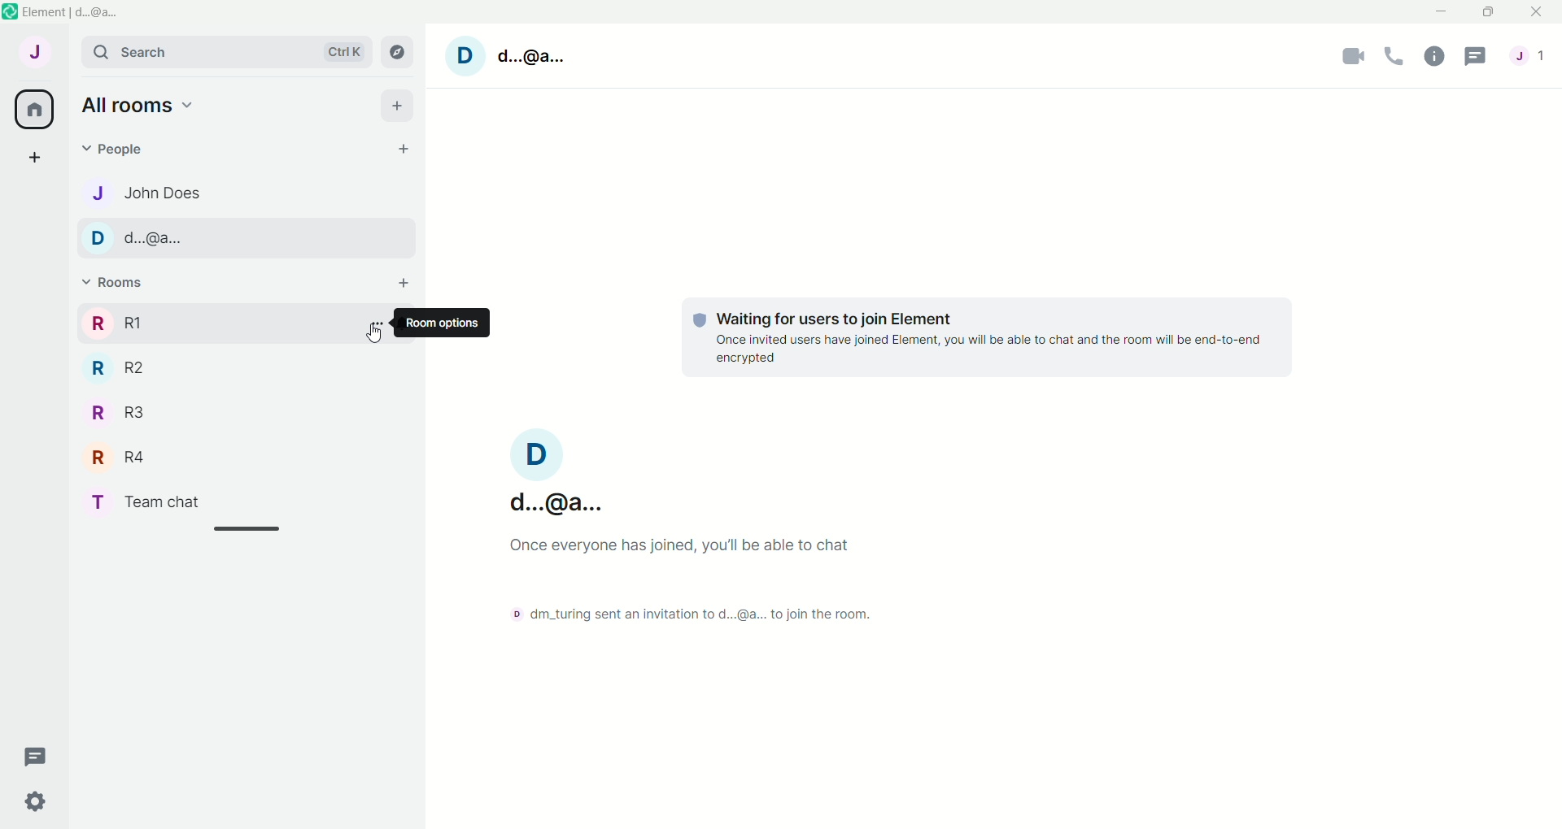  What do you see at coordinates (36, 111) in the screenshot?
I see `all rooms` at bounding box center [36, 111].